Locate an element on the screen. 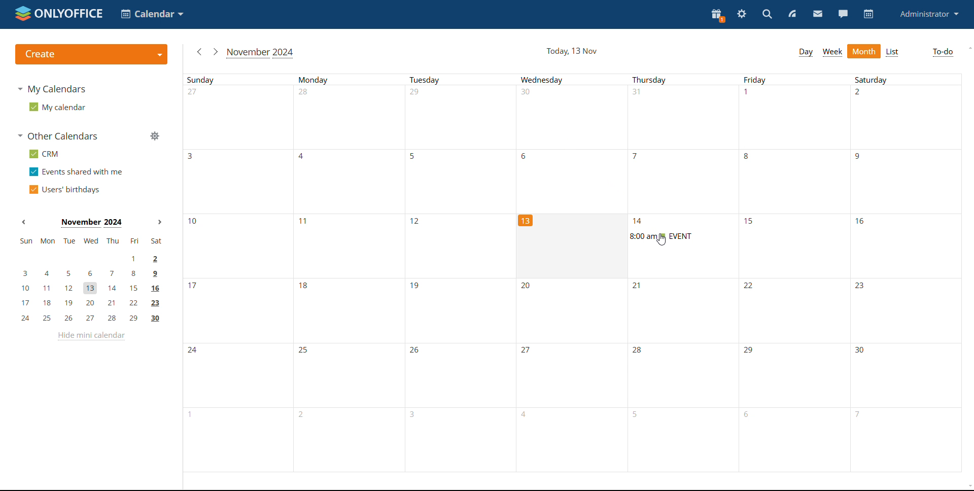  10, 11, 12, 13, 14, 15, 16 is located at coordinates (96, 286).